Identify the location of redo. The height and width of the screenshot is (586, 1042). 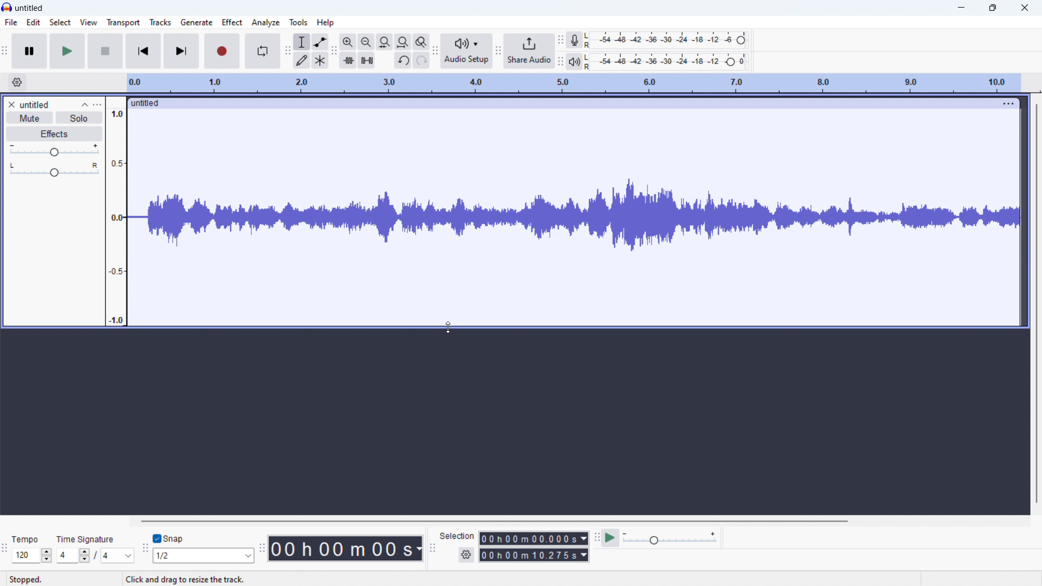
(421, 60).